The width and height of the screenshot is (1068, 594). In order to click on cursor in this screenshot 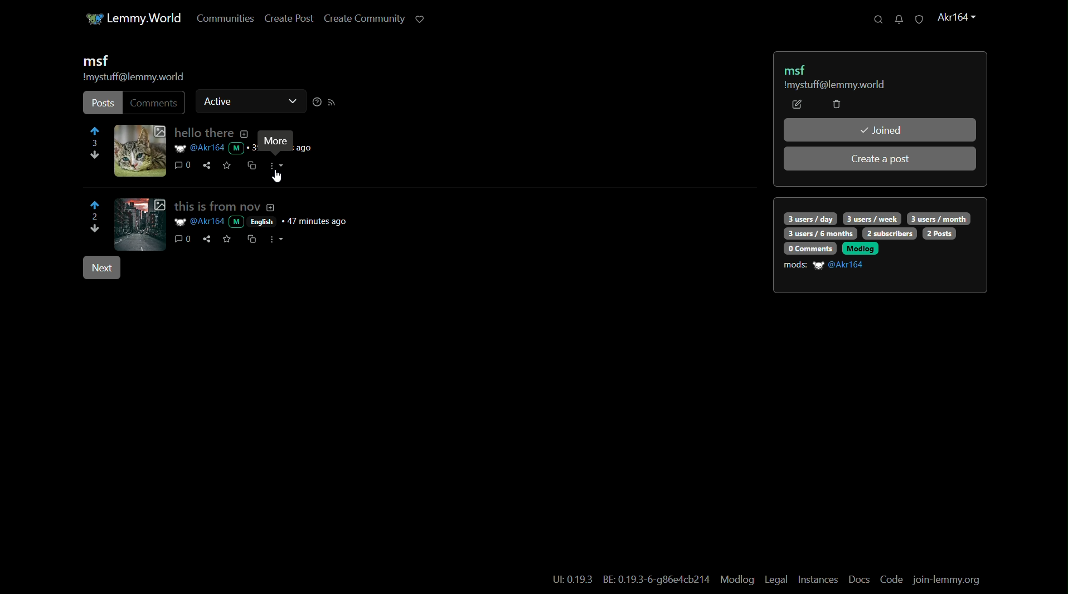, I will do `click(276, 179)`.